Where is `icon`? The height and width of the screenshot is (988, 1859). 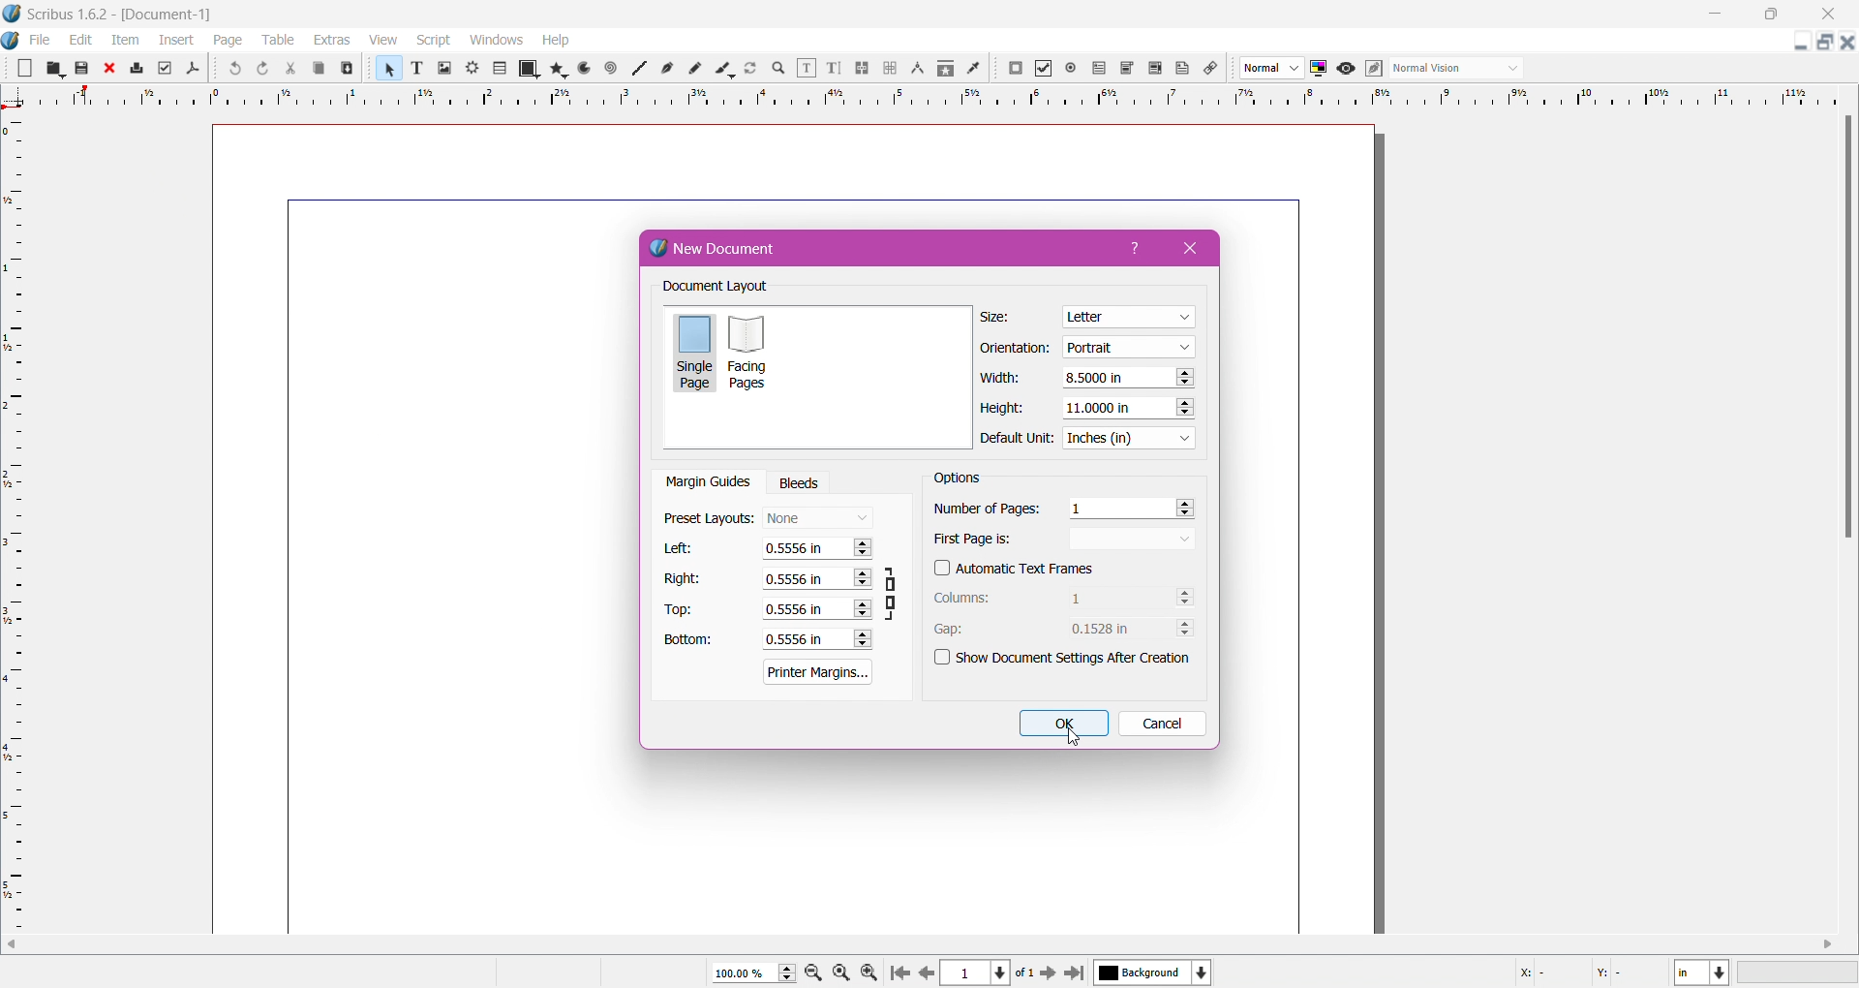 icon is located at coordinates (1316, 68).